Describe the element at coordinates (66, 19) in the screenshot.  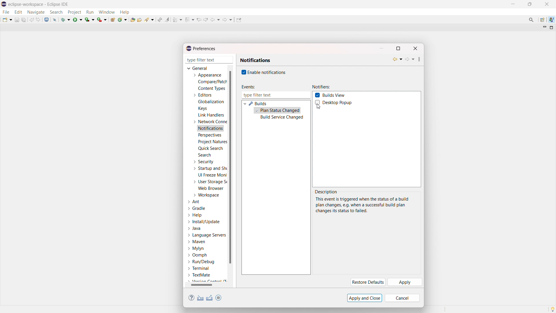
I see `debug` at that location.